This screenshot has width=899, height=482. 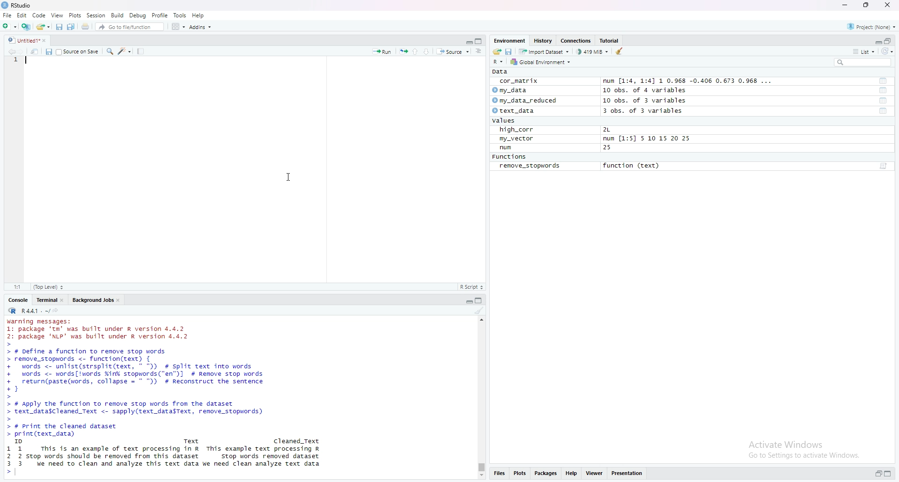 What do you see at coordinates (626, 474) in the screenshot?
I see `Presentation` at bounding box center [626, 474].